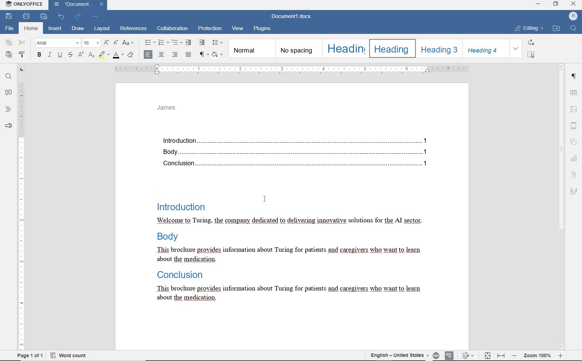 The width and height of the screenshot is (582, 361). I want to click on Conclusion...........................................................................................................................................1, so click(298, 164).